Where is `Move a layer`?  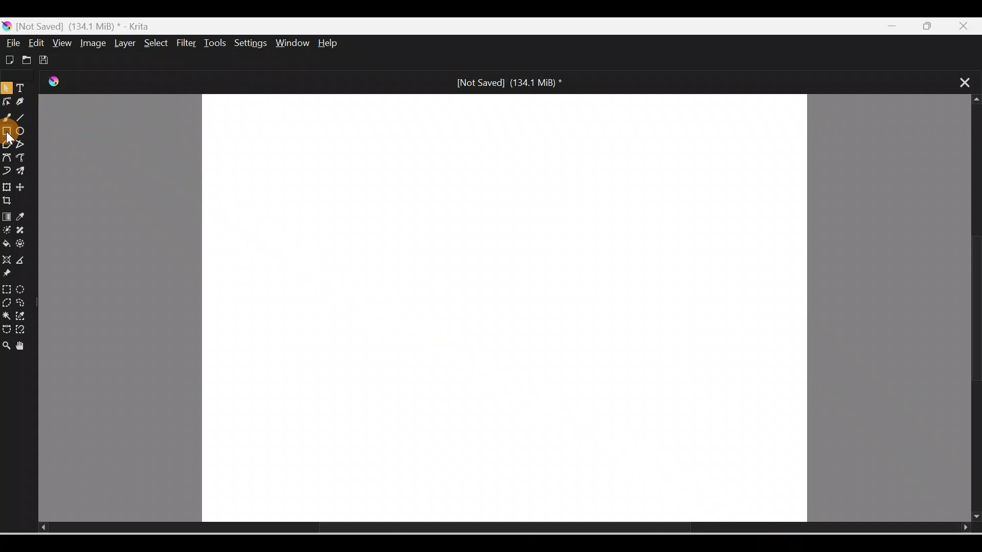 Move a layer is located at coordinates (25, 187).